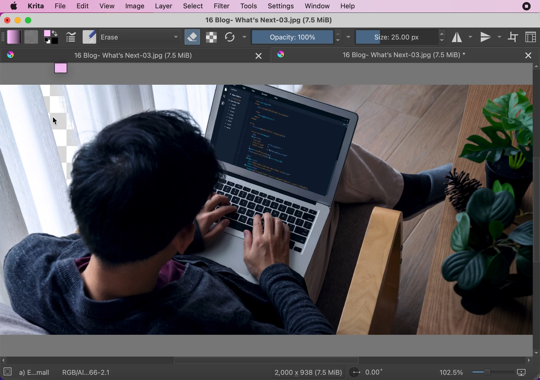 The image size is (540, 380). Describe the element at coordinates (61, 70) in the screenshot. I see `moved gradient` at that location.